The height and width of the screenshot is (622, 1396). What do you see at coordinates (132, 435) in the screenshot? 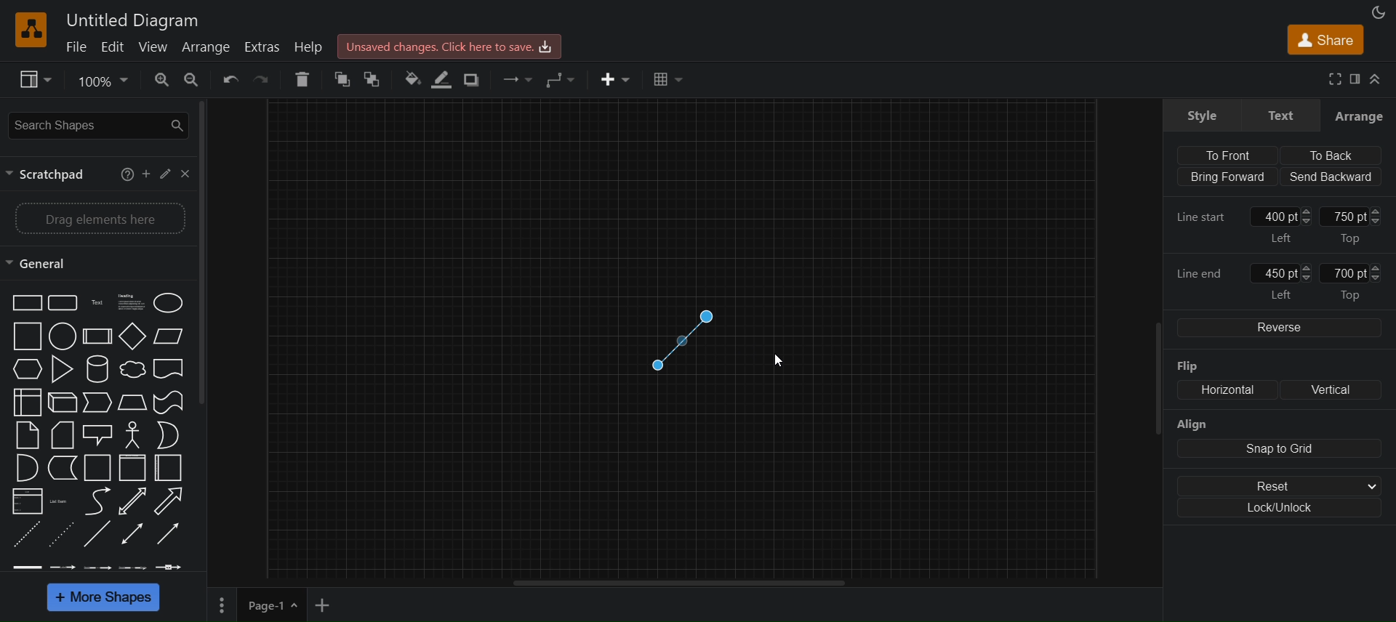
I see `Actor` at bounding box center [132, 435].